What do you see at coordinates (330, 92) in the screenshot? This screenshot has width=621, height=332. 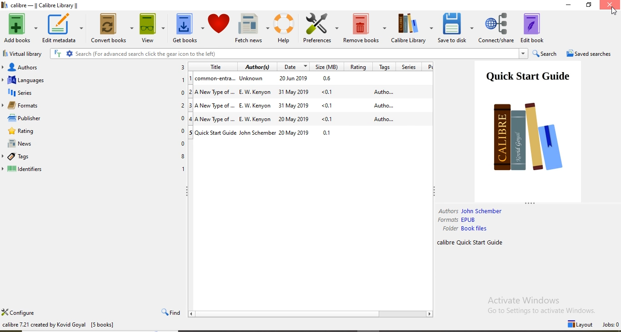 I see `<0.1` at bounding box center [330, 92].